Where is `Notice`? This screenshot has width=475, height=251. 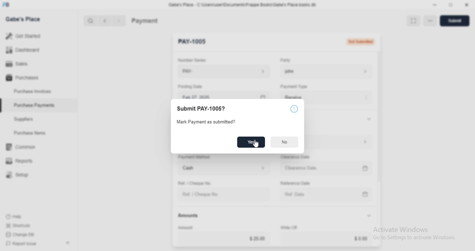 Notice is located at coordinates (294, 108).